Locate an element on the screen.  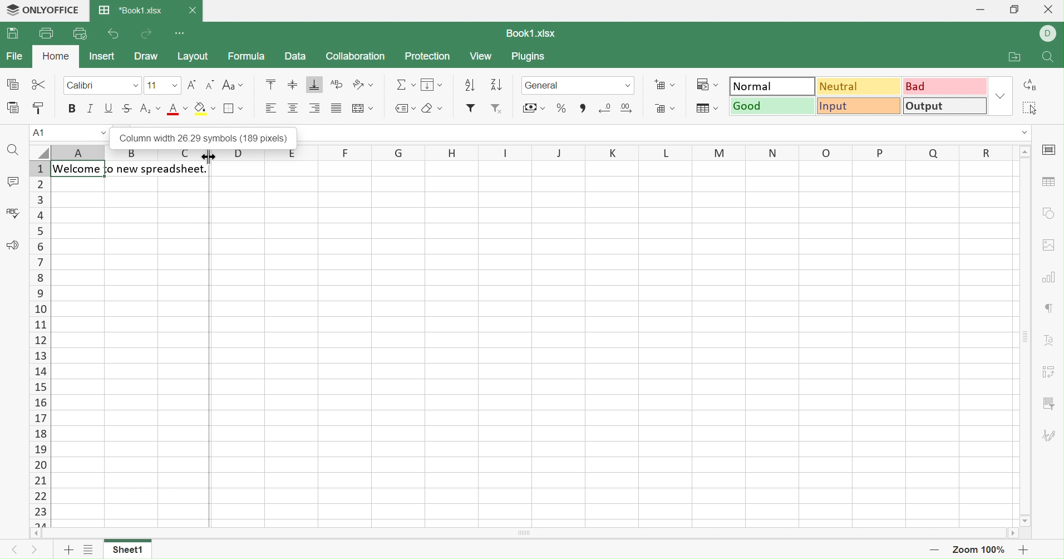
Replace is located at coordinates (1031, 85).